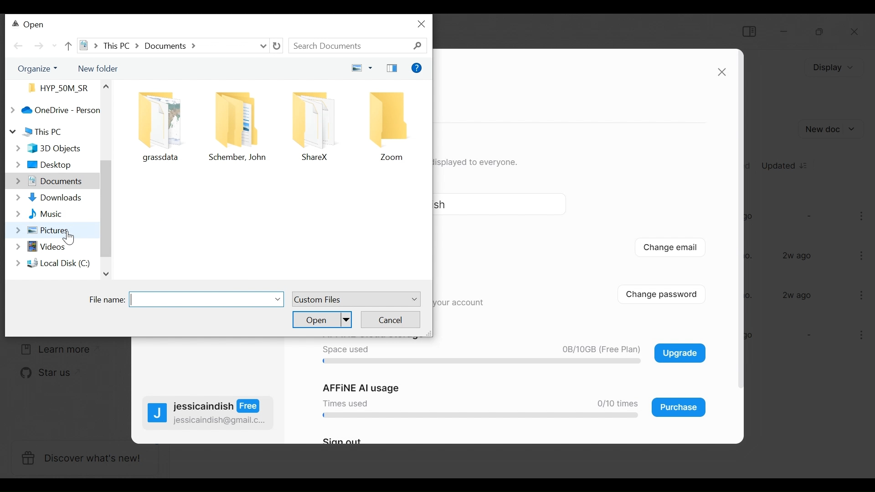  I want to click on Restore, so click(818, 32).